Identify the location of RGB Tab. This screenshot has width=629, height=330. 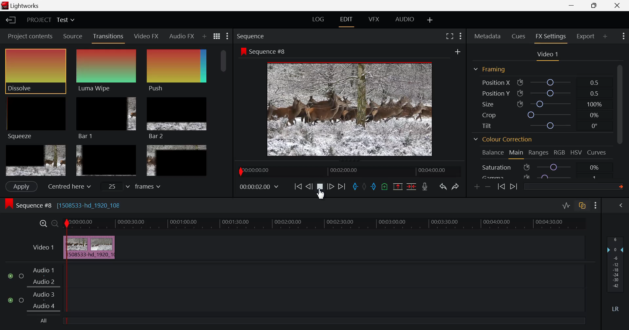
(560, 154).